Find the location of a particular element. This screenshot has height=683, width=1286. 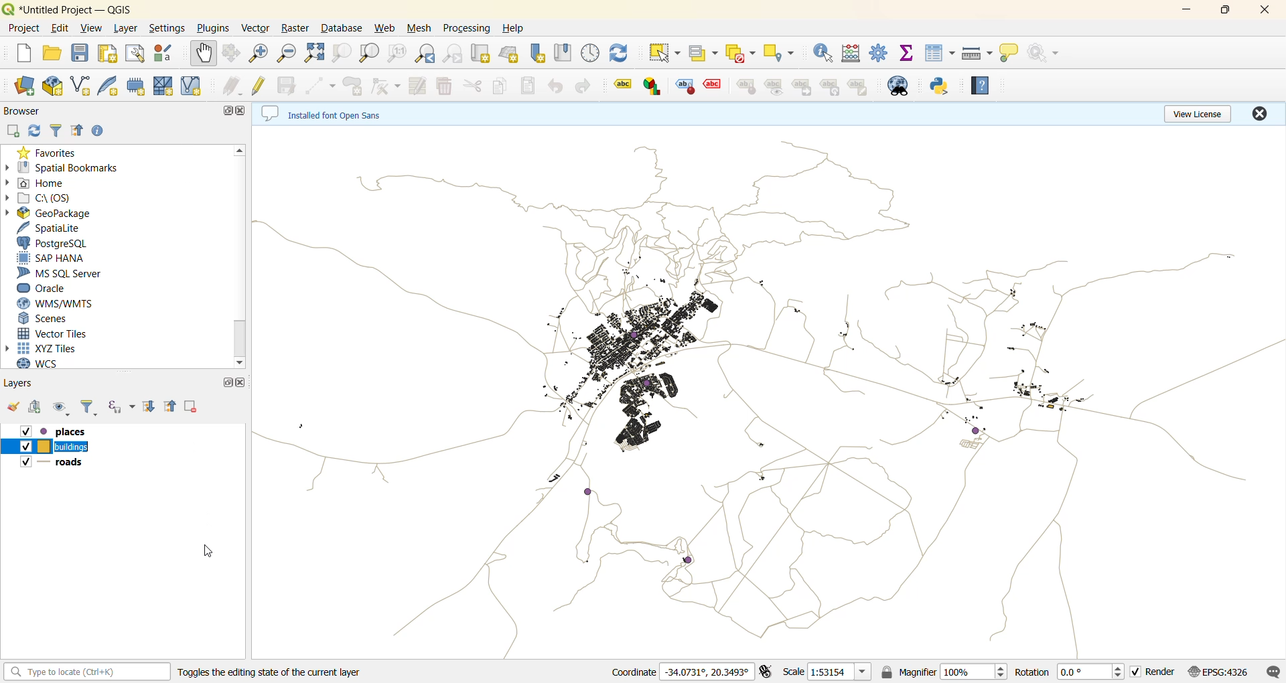

mesh is located at coordinates (421, 29).